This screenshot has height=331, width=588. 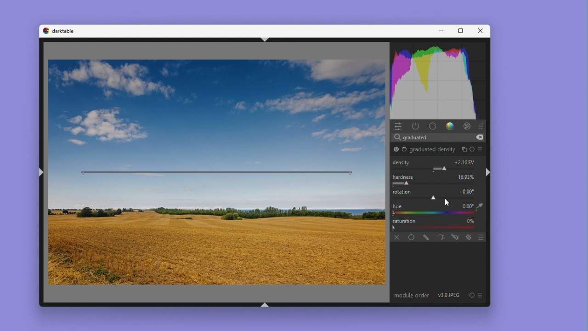 What do you see at coordinates (439, 79) in the screenshot?
I see `Histogram` at bounding box center [439, 79].